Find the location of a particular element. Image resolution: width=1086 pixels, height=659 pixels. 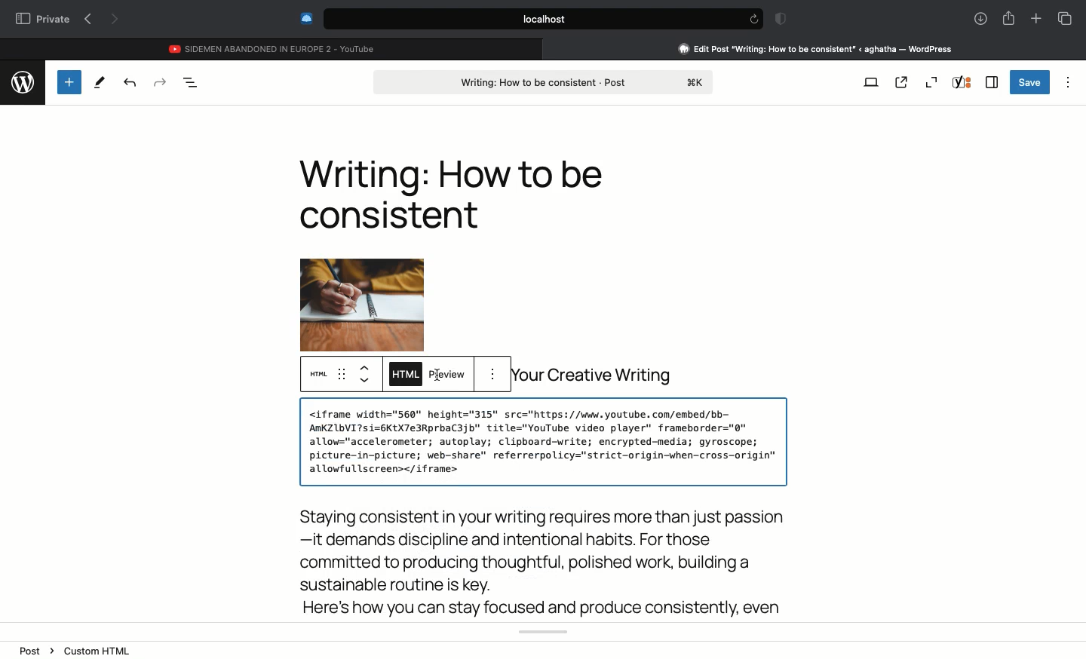

wordpress is located at coordinates (22, 80).